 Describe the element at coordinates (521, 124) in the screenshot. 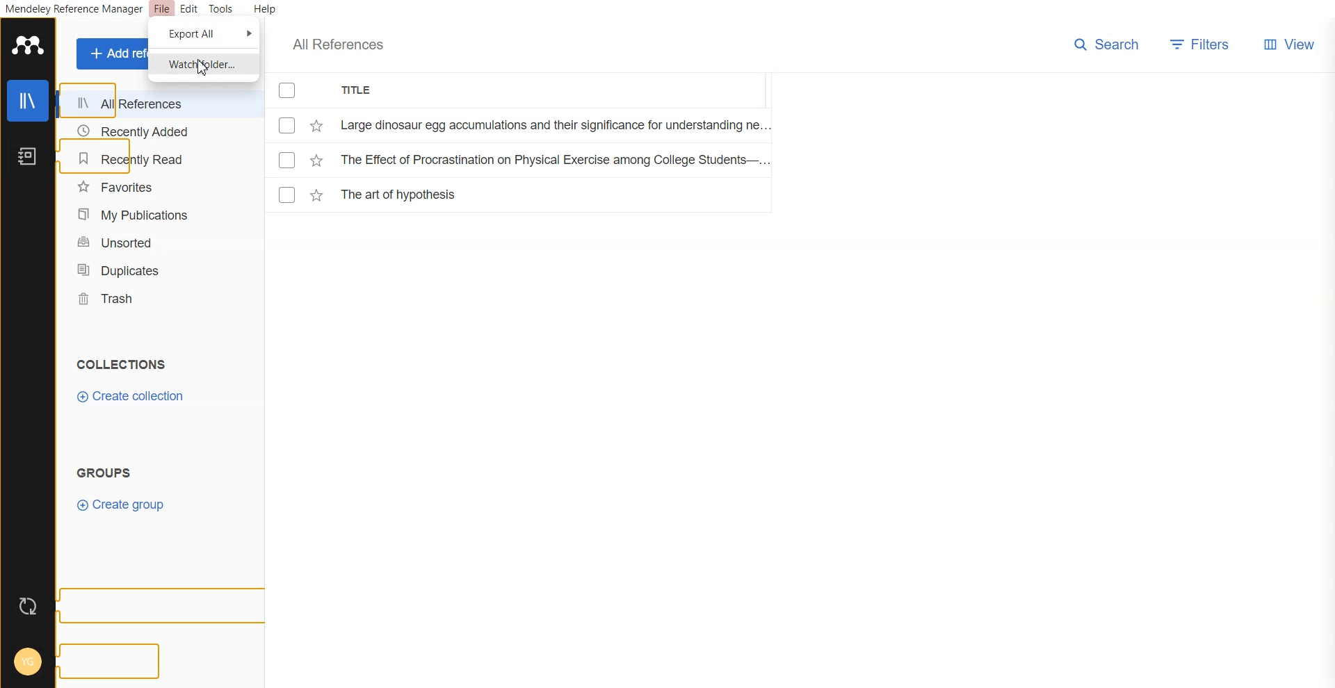

I see `File` at that location.